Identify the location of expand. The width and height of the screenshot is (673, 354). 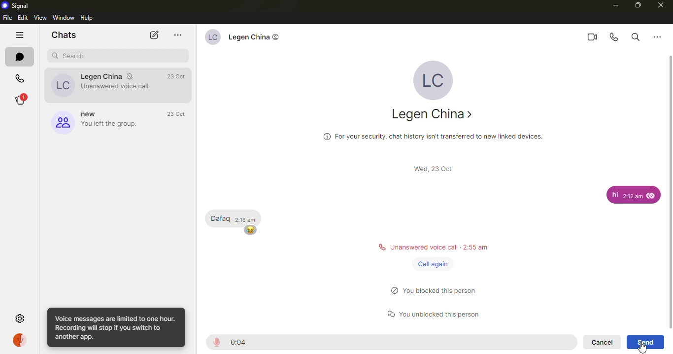
(435, 325).